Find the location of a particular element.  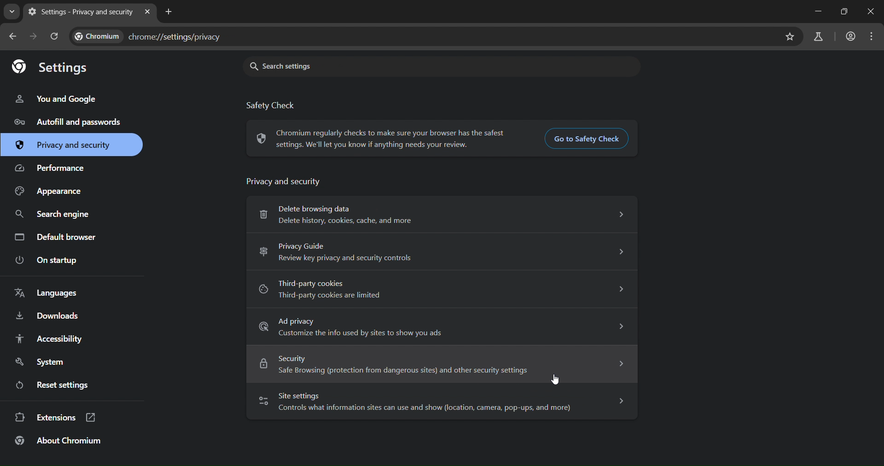

menu is located at coordinates (871, 38).